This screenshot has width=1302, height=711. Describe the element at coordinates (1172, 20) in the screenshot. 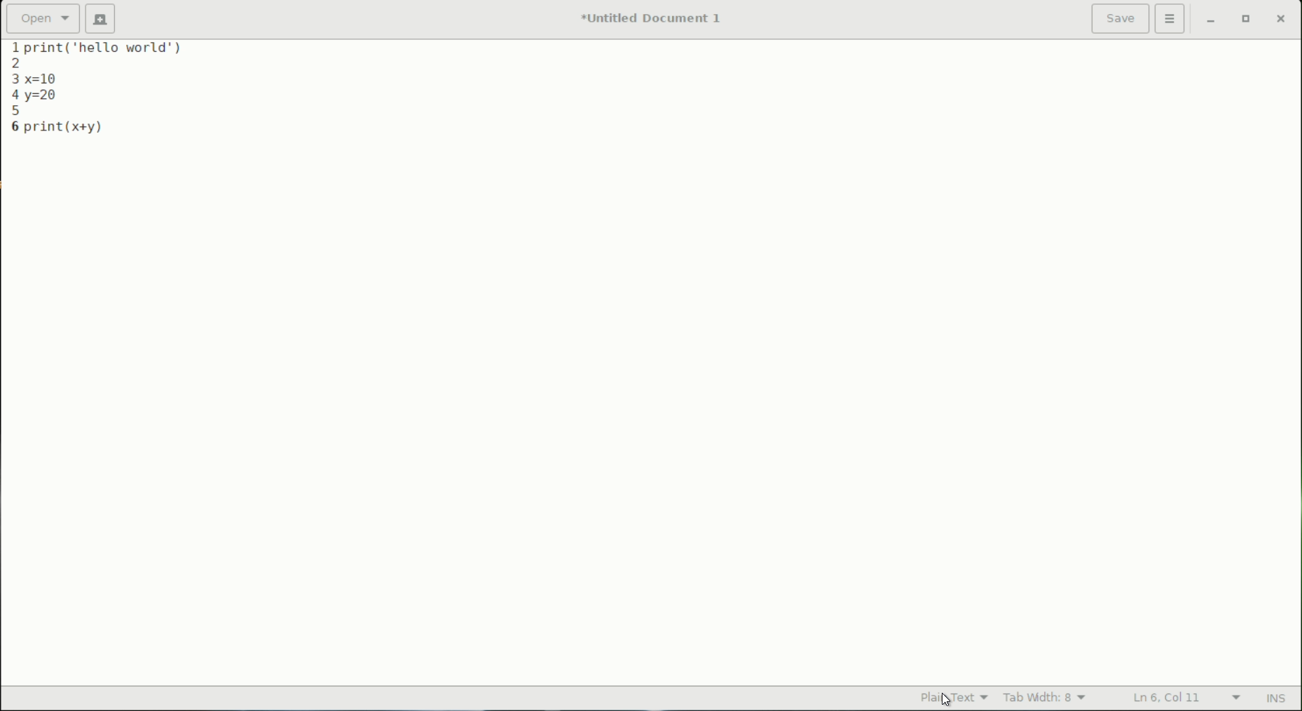

I see `more options` at that location.